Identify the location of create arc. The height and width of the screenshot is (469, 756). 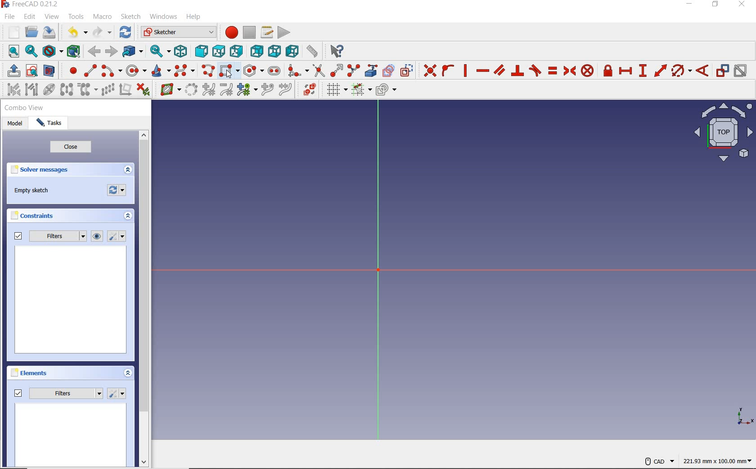
(111, 71).